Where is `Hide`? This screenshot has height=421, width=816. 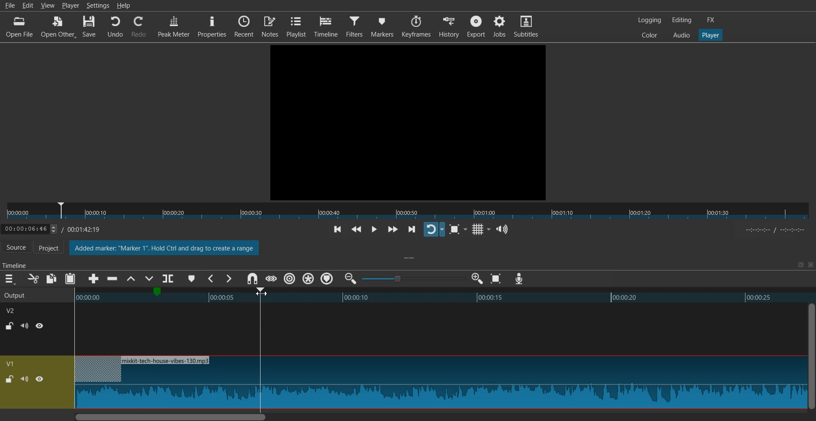
Hide is located at coordinates (40, 379).